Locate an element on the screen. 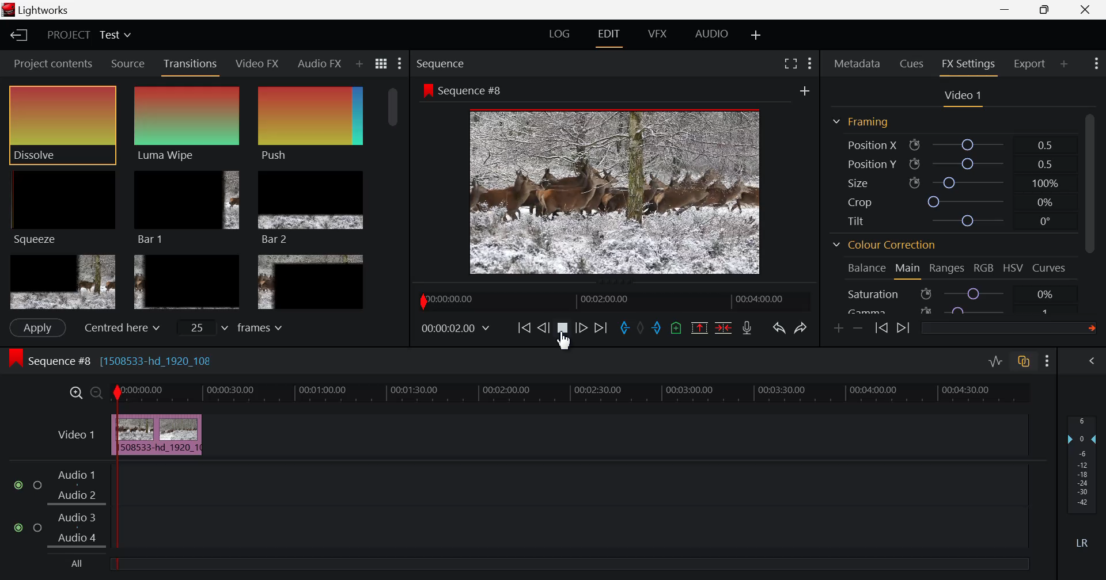 Image resolution: width=1106 pixels, height=580 pixels. Show Settings is located at coordinates (1050, 360).